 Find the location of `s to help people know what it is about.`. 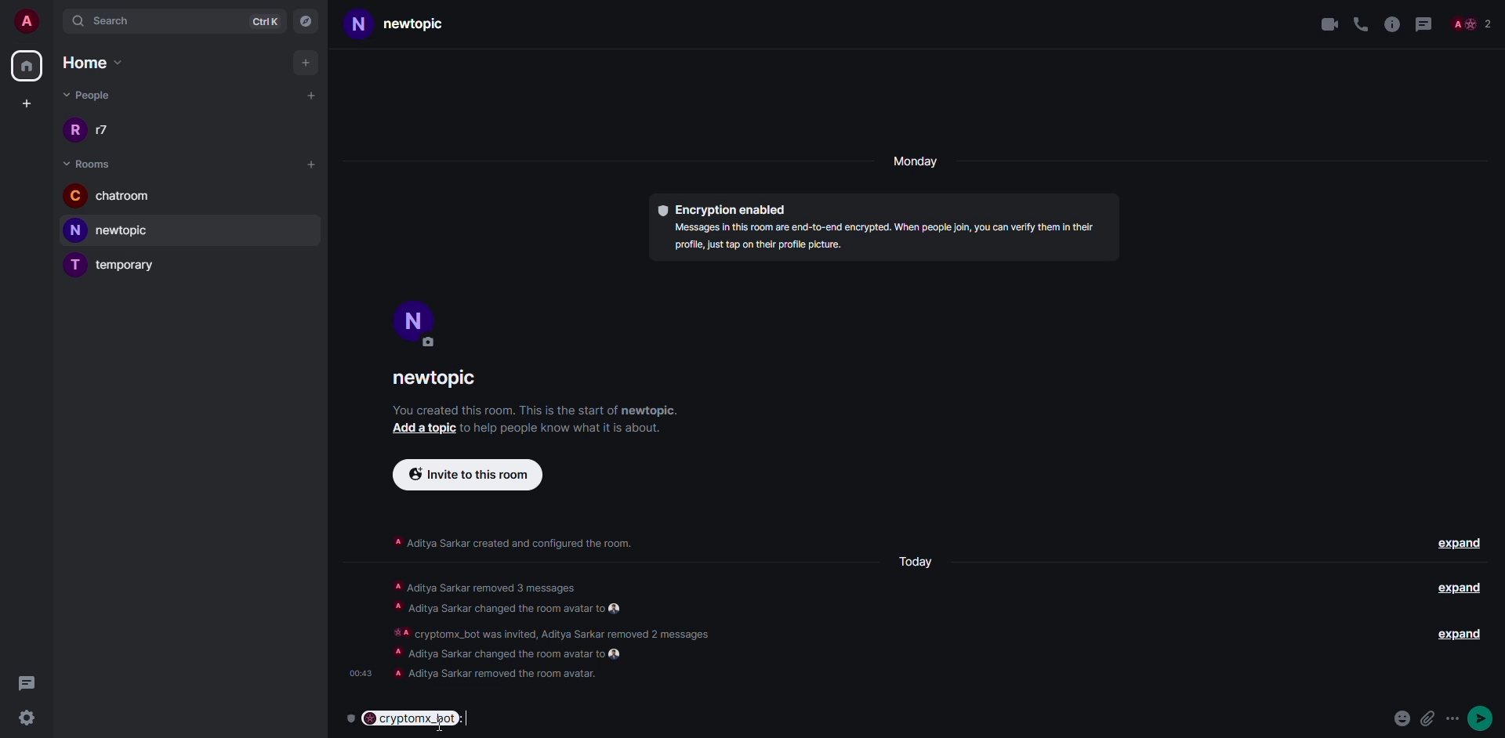

s to help people know what it is about. is located at coordinates (571, 427).